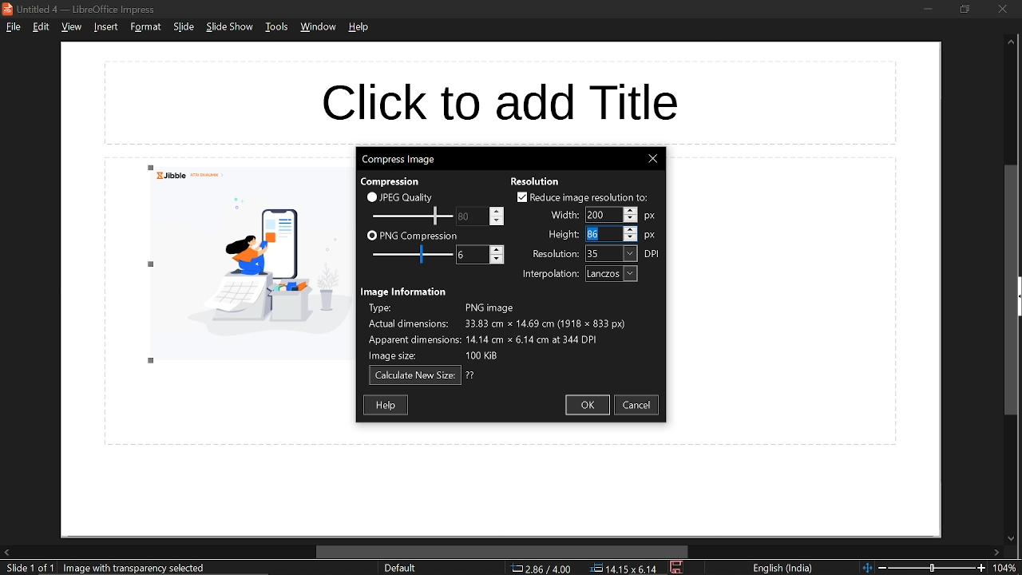 Image resolution: width=1022 pixels, height=575 pixels. What do you see at coordinates (547, 275) in the screenshot?
I see `interpolation` at bounding box center [547, 275].